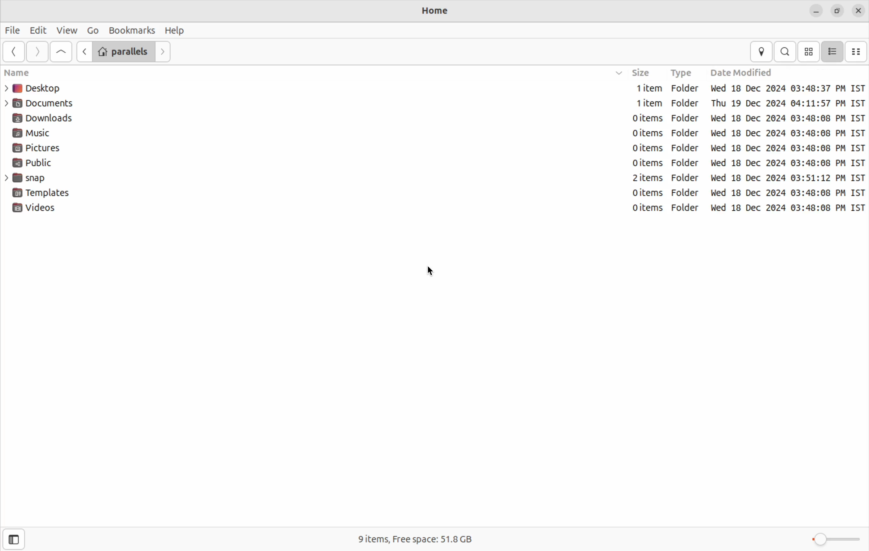 The height and width of the screenshot is (551, 869). I want to click on Wed 18 Dec 2024 03:48:08 PM IST, so click(789, 179).